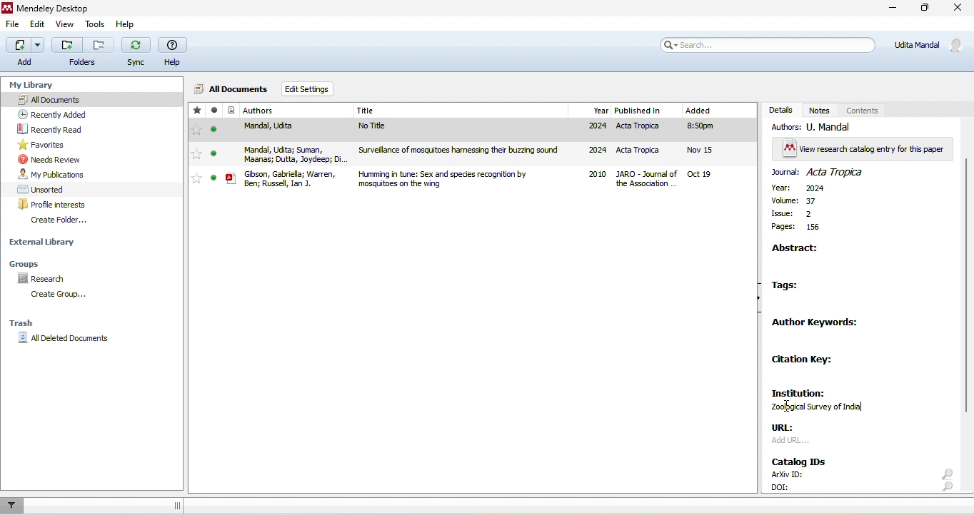  Describe the element at coordinates (24, 323) in the screenshot. I see `trash` at that location.